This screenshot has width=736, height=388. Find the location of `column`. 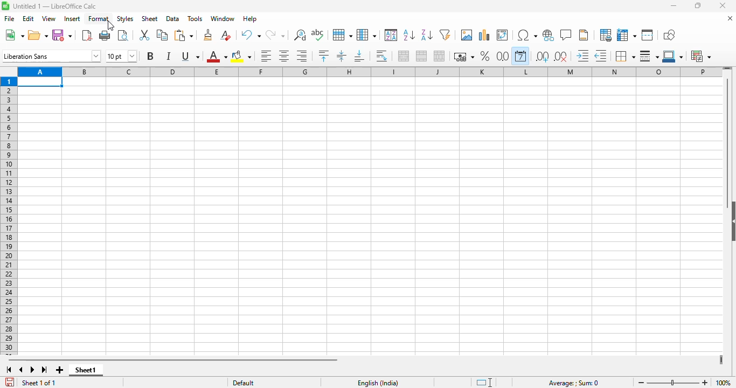

column is located at coordinates (366, 35).